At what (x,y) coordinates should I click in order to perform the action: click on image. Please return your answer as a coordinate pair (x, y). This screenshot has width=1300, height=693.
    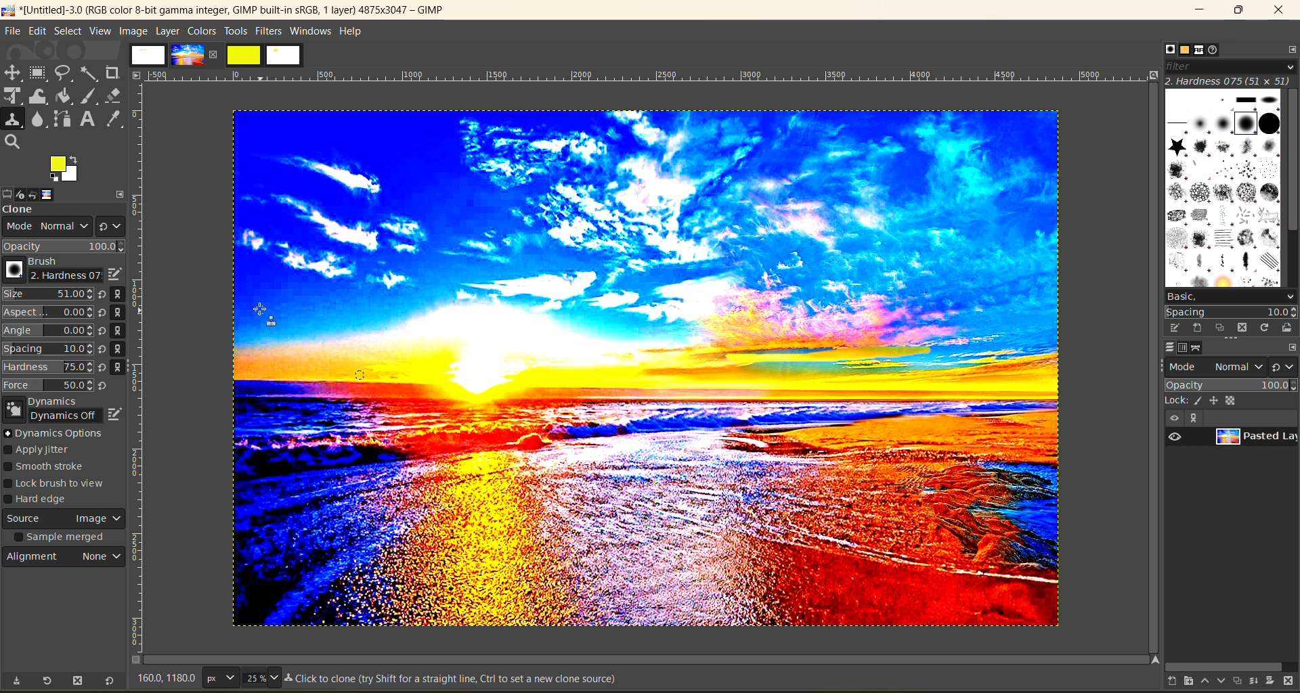
    Looking at the image, I should click on (59, 194).